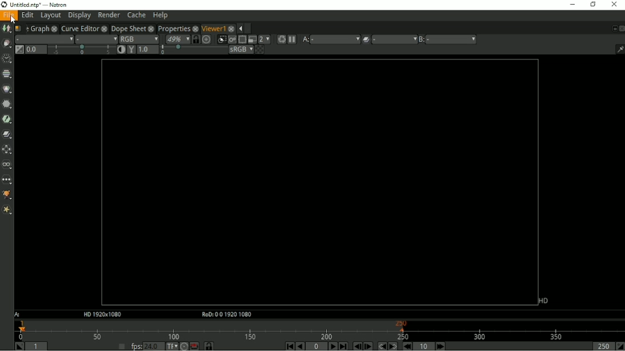 The width and height of the screenshot is (625, 351). What do you see at coordinates (621, 28) in the screenshot?
I see `Close` at bounding box center [621, 28].